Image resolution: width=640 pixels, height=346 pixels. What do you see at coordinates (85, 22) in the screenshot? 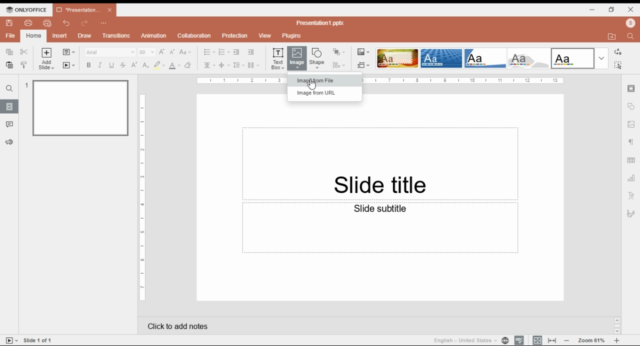
I see `redo` at bounding box center [85, 22].